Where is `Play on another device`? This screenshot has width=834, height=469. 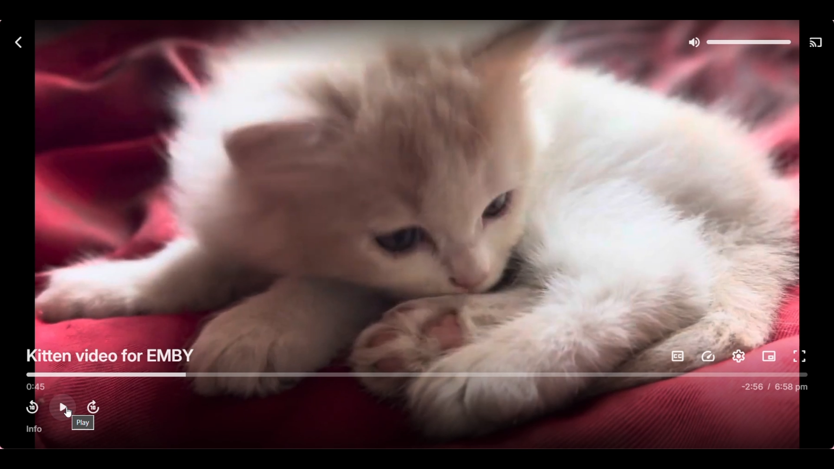 Play on another device is located at coordinates (818, 43).